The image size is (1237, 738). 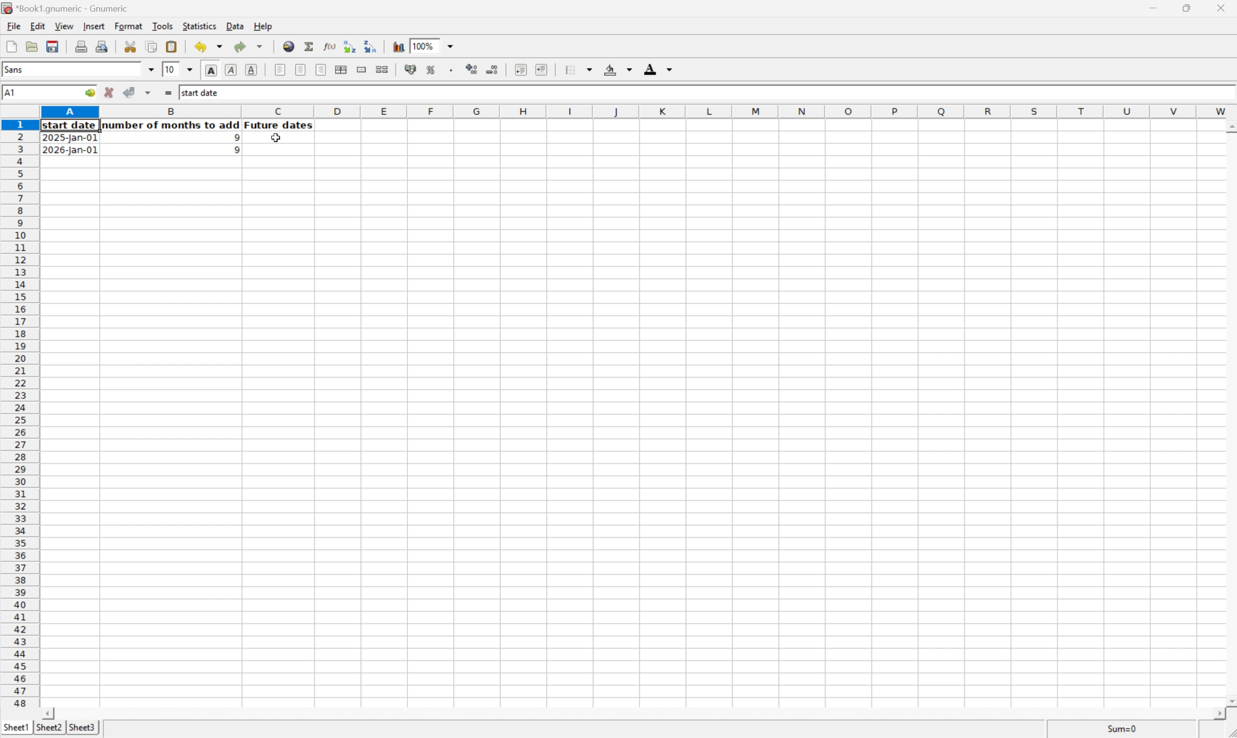 What do you see at coordinates (102, 46) in the screenshot?
I see `Print preview` at bounding box center [102, 46].